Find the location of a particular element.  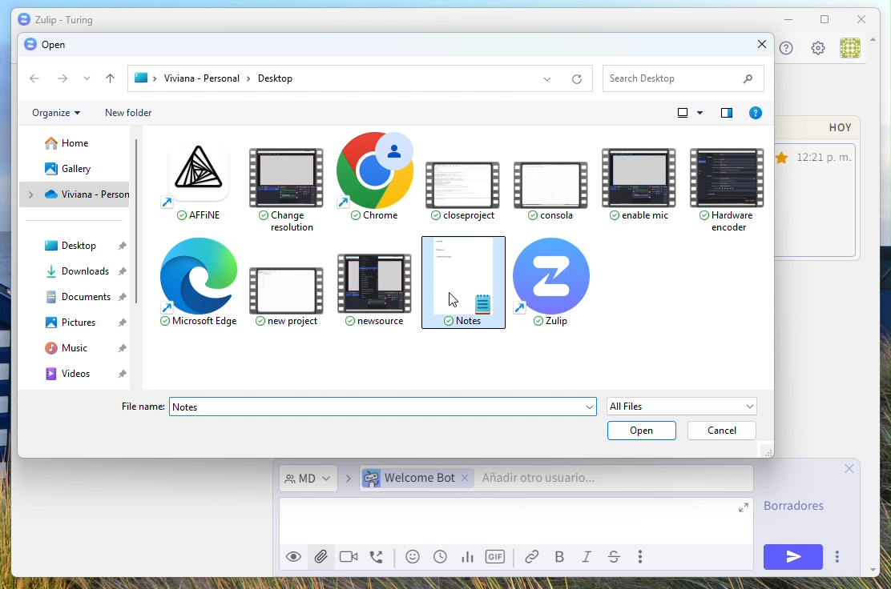

italic is located at coordinates (590, 559).